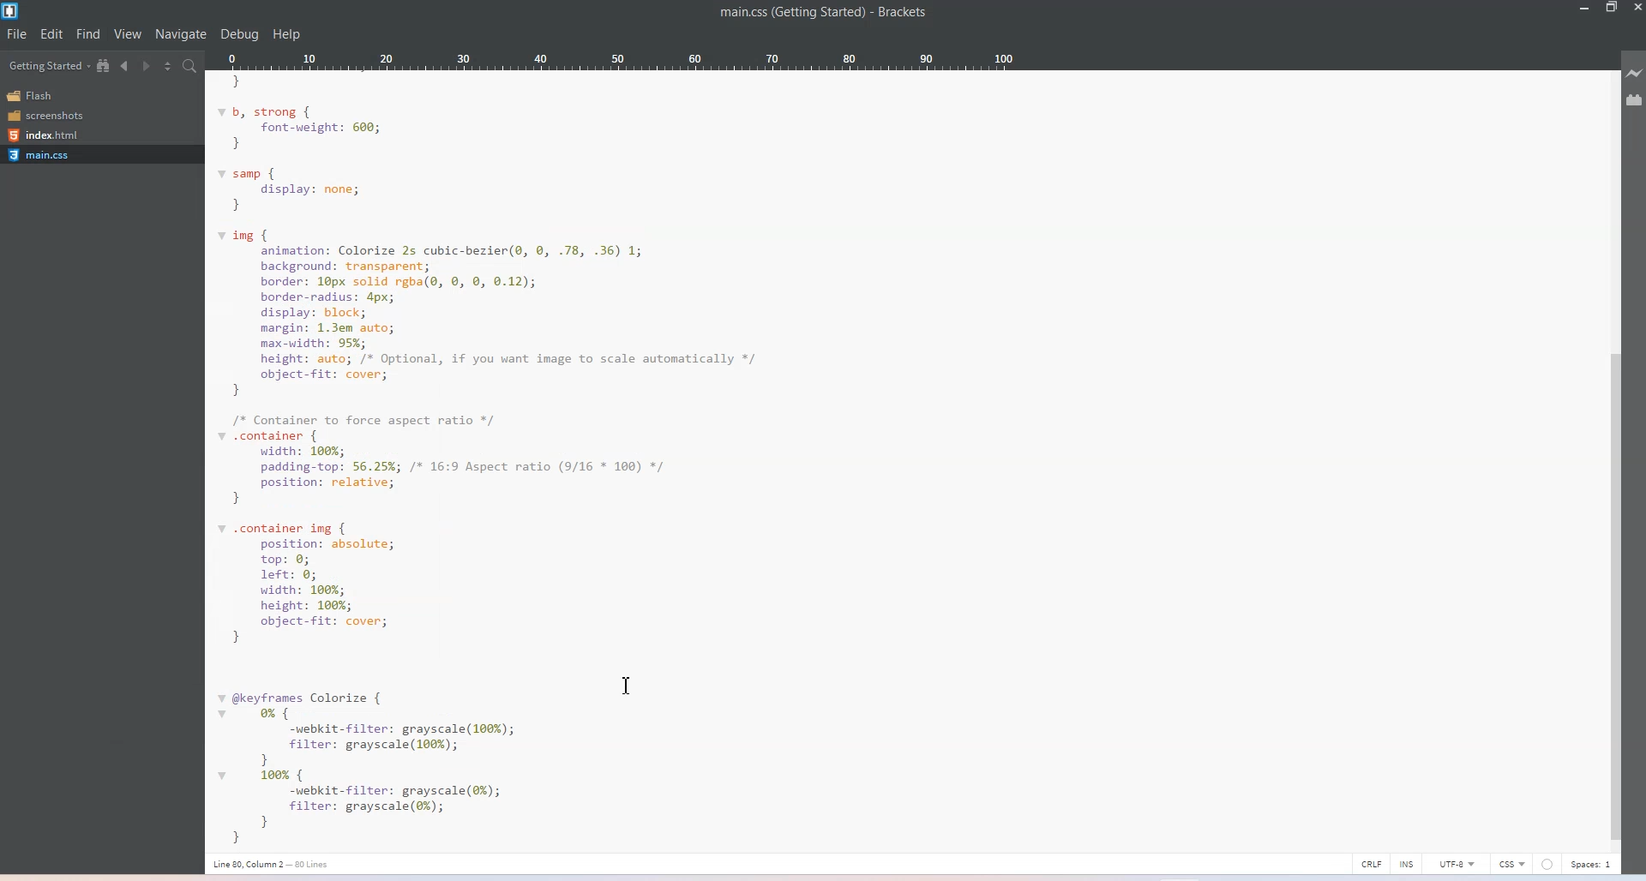 This screenshot has height=881, width=1646. What do you see at coordinates (538, 461) in the screenshot?
I see `Text 2` at bounding box center [538, 461].